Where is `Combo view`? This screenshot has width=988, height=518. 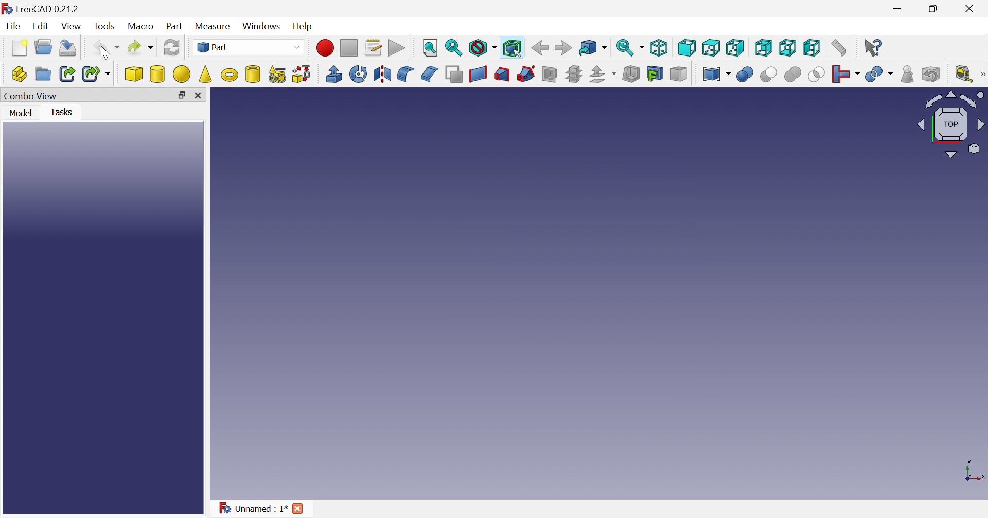
Combo view is located at coordinates (31, 97).